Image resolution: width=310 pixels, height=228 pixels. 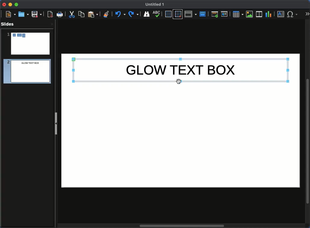 I want to click on Spell check, so click(x=157, y=14).